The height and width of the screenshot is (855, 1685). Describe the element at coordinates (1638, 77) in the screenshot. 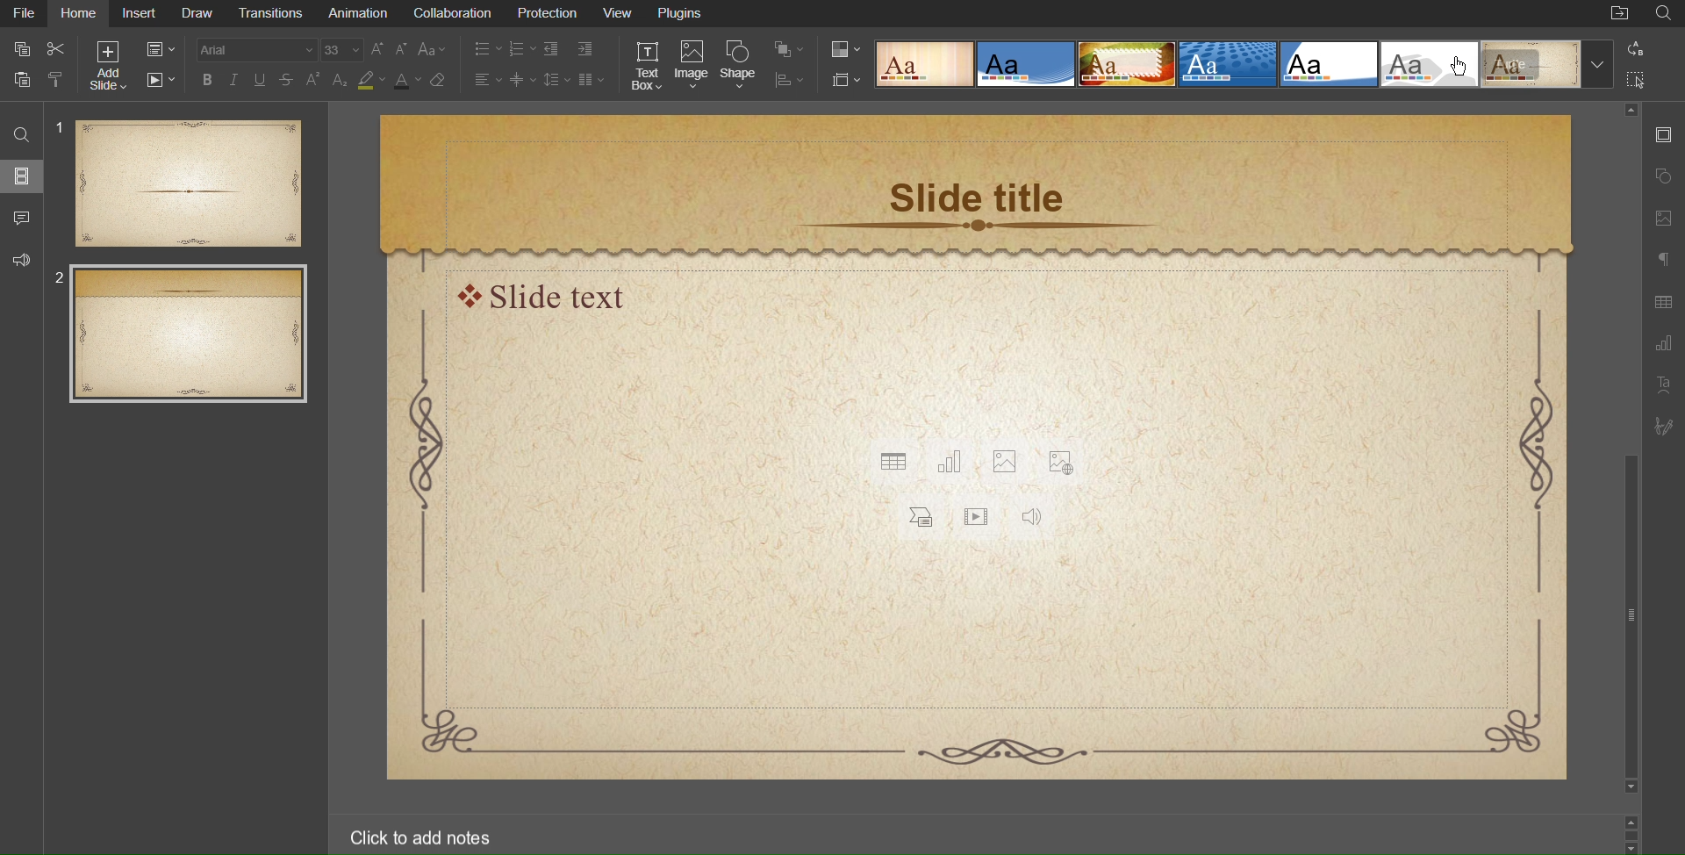

I see `Select` at that location.